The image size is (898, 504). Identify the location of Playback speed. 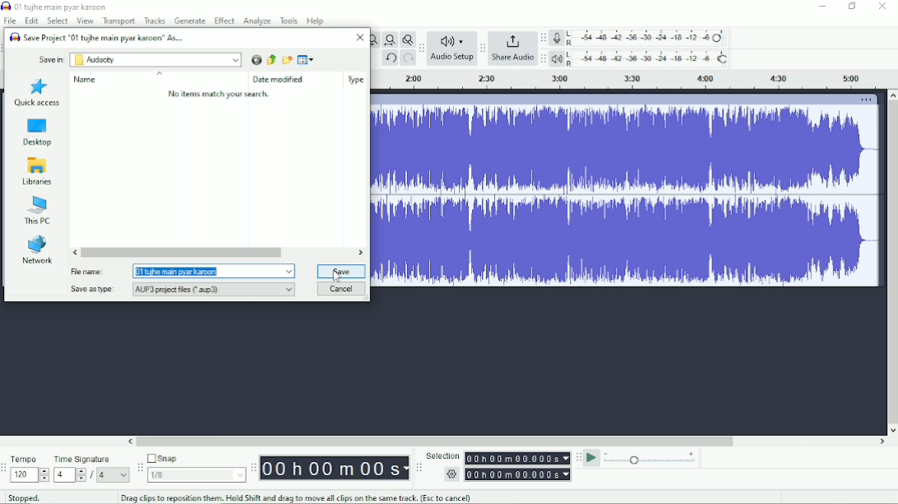
(651, 458).